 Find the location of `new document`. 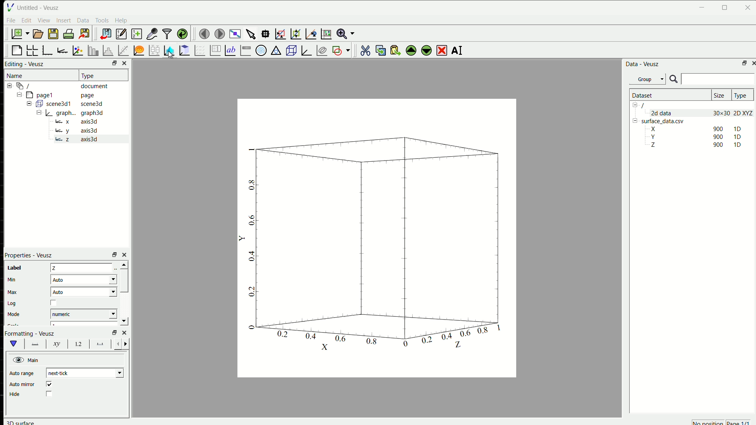

new document is located at coordinates (20, 33).